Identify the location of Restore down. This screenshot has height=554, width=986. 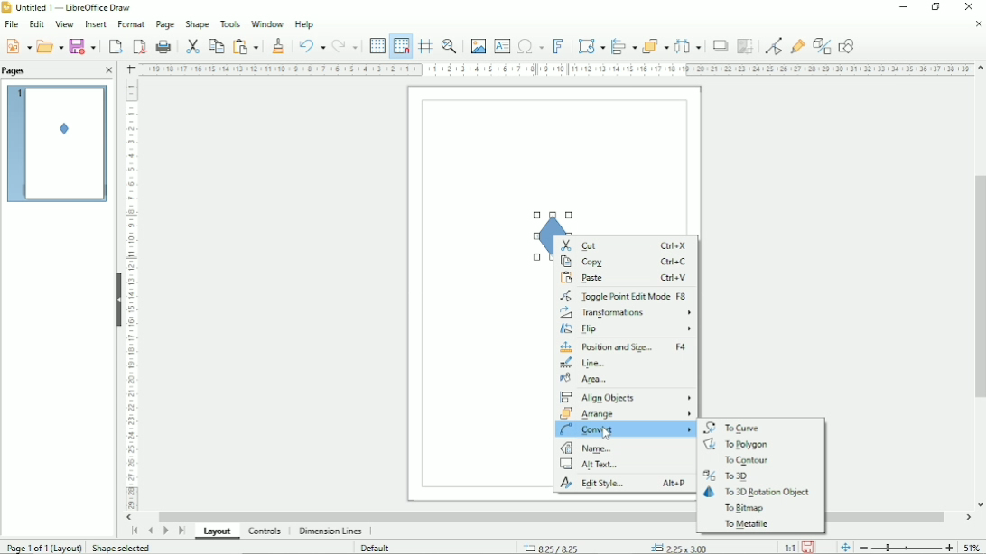
(936, 7).